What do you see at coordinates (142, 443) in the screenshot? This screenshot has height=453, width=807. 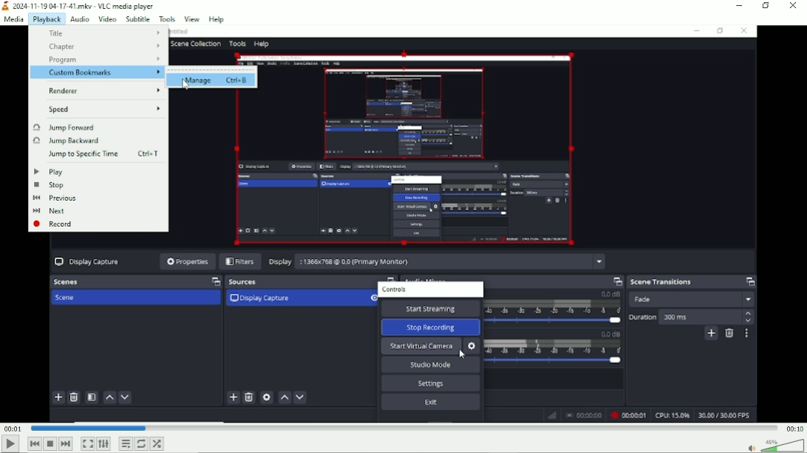 I see `Toggle loop all, loop one and no loop ` at bounding box center [142, 443].